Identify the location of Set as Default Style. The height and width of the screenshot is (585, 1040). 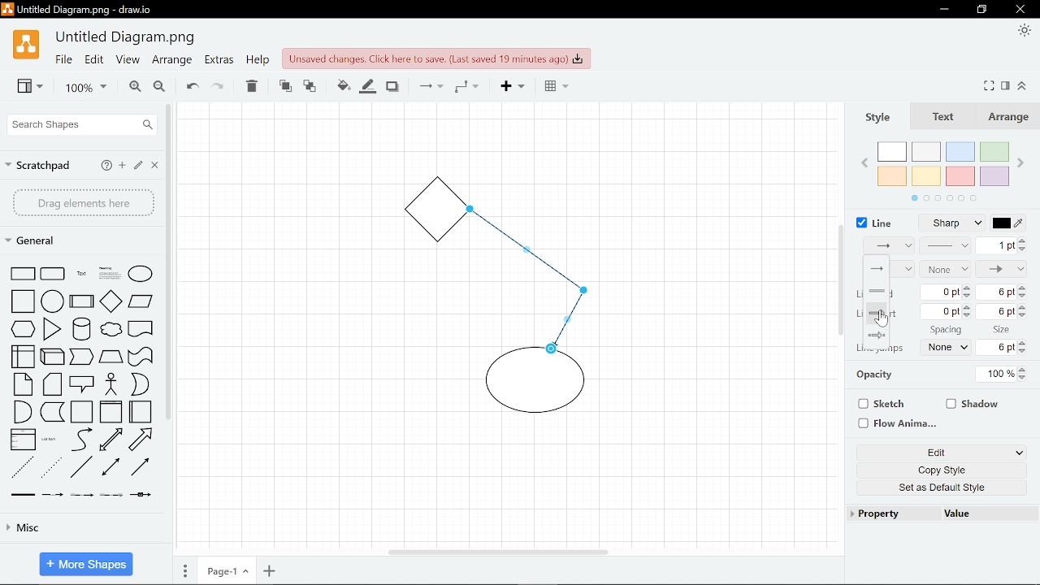
(944, 490).